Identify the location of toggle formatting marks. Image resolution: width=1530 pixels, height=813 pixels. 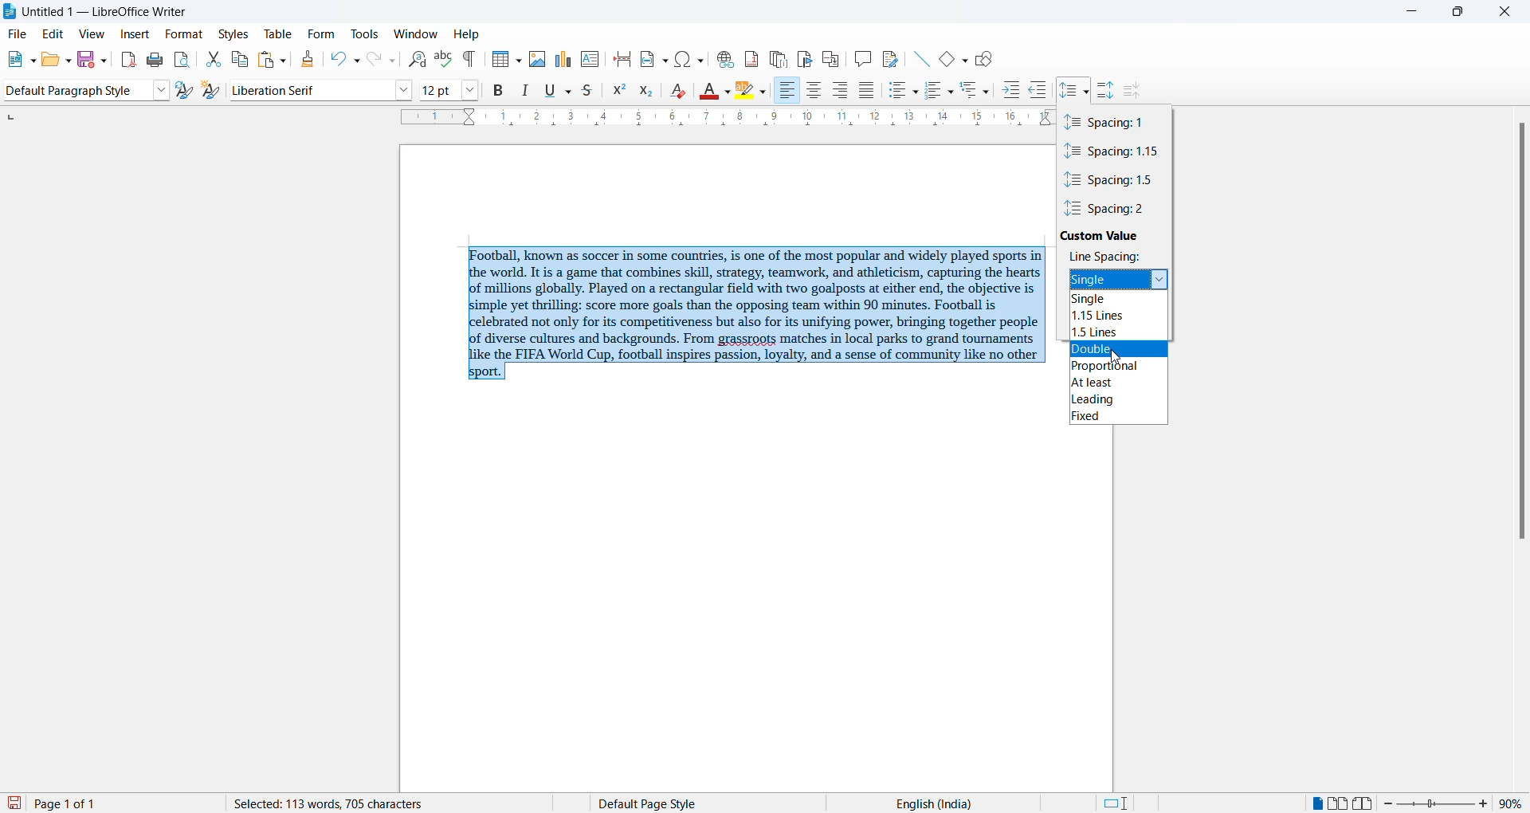
(471, 61).